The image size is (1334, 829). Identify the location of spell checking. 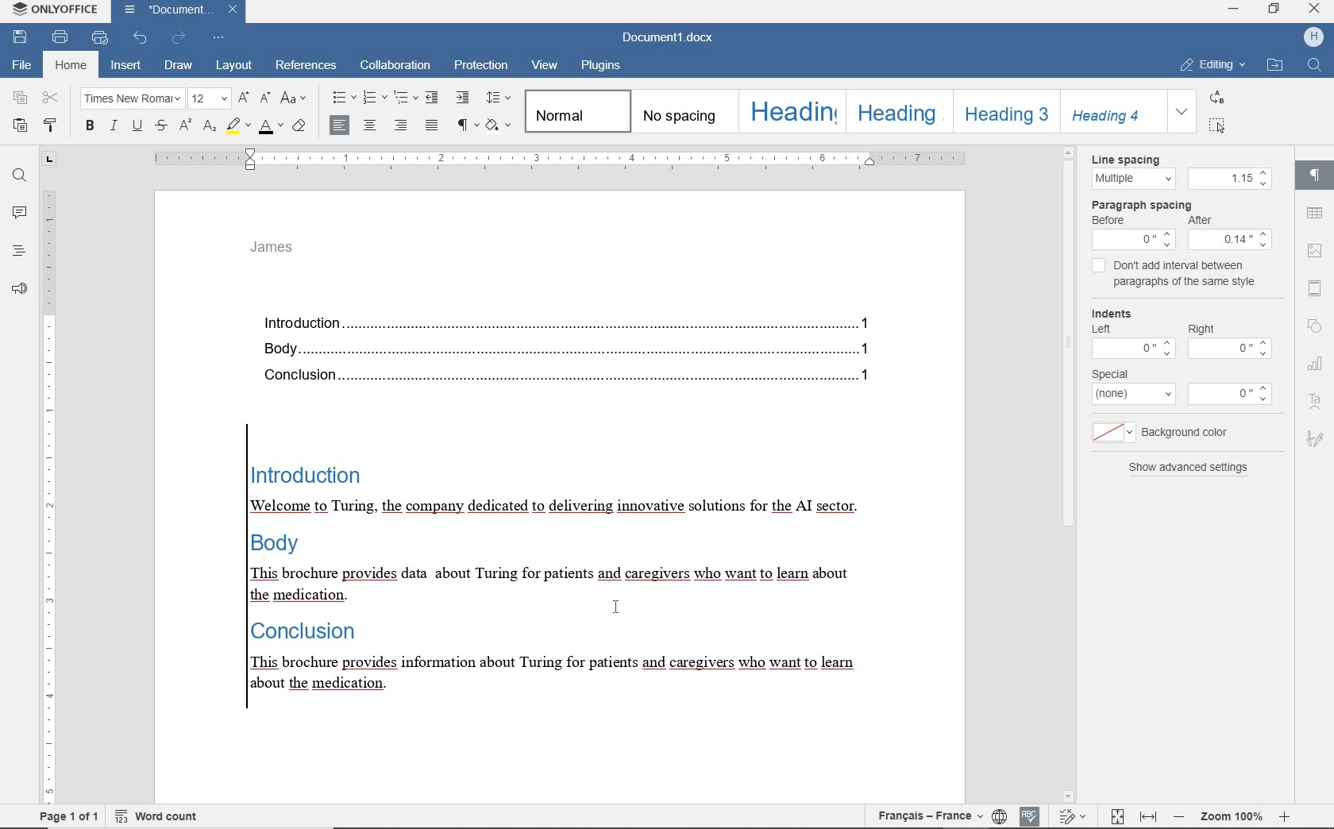
(1029, 815).